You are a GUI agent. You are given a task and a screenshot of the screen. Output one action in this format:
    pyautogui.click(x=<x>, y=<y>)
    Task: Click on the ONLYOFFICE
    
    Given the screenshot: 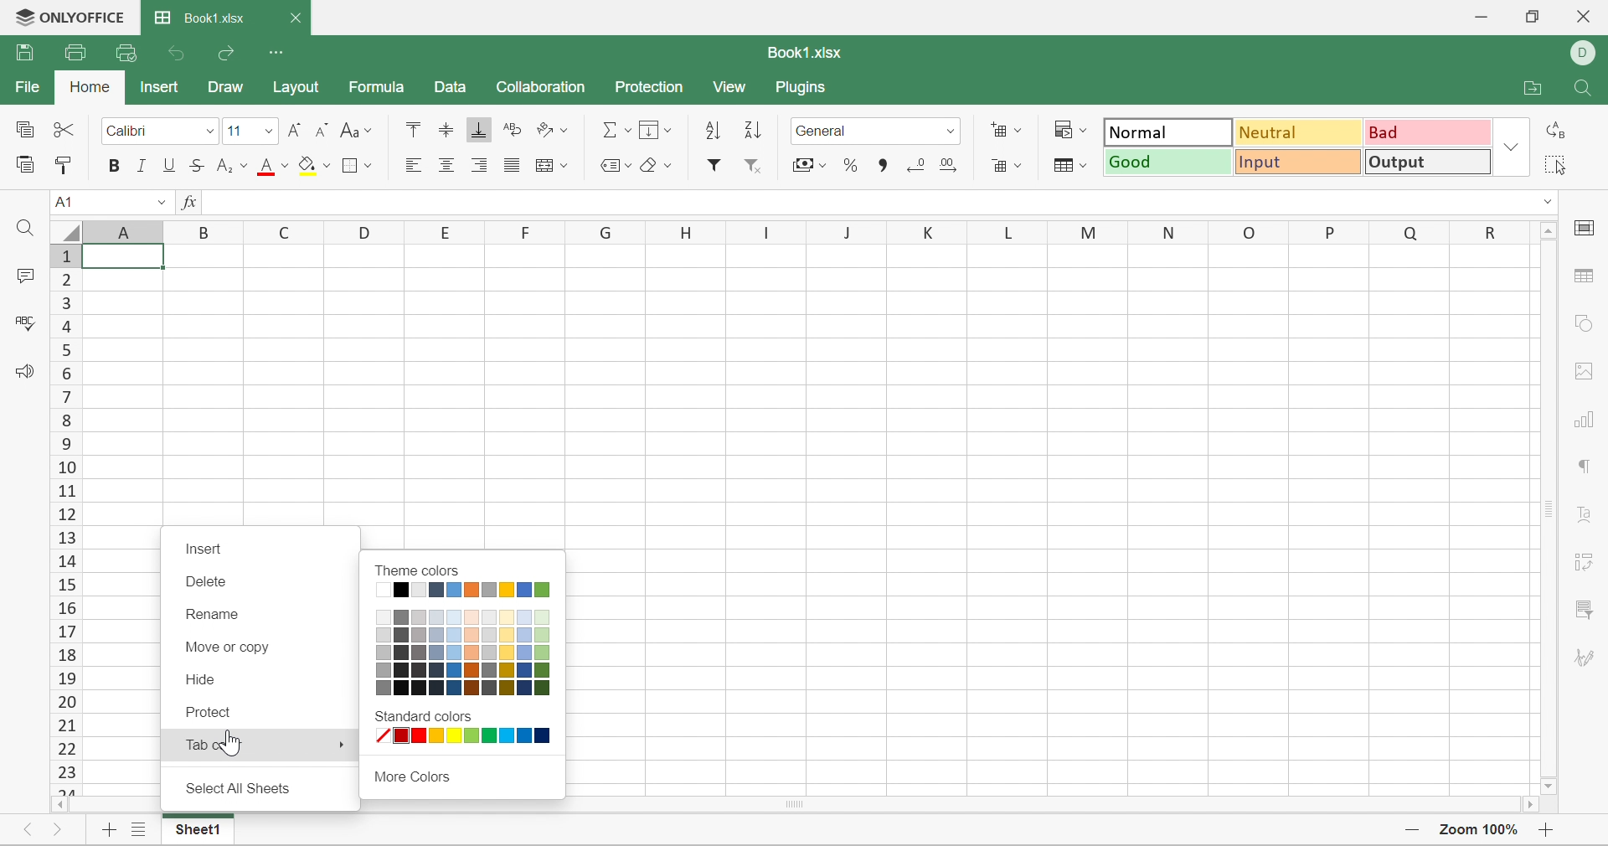 What is the action you would take?
    pyautogui.click(x=69, y=15)
    